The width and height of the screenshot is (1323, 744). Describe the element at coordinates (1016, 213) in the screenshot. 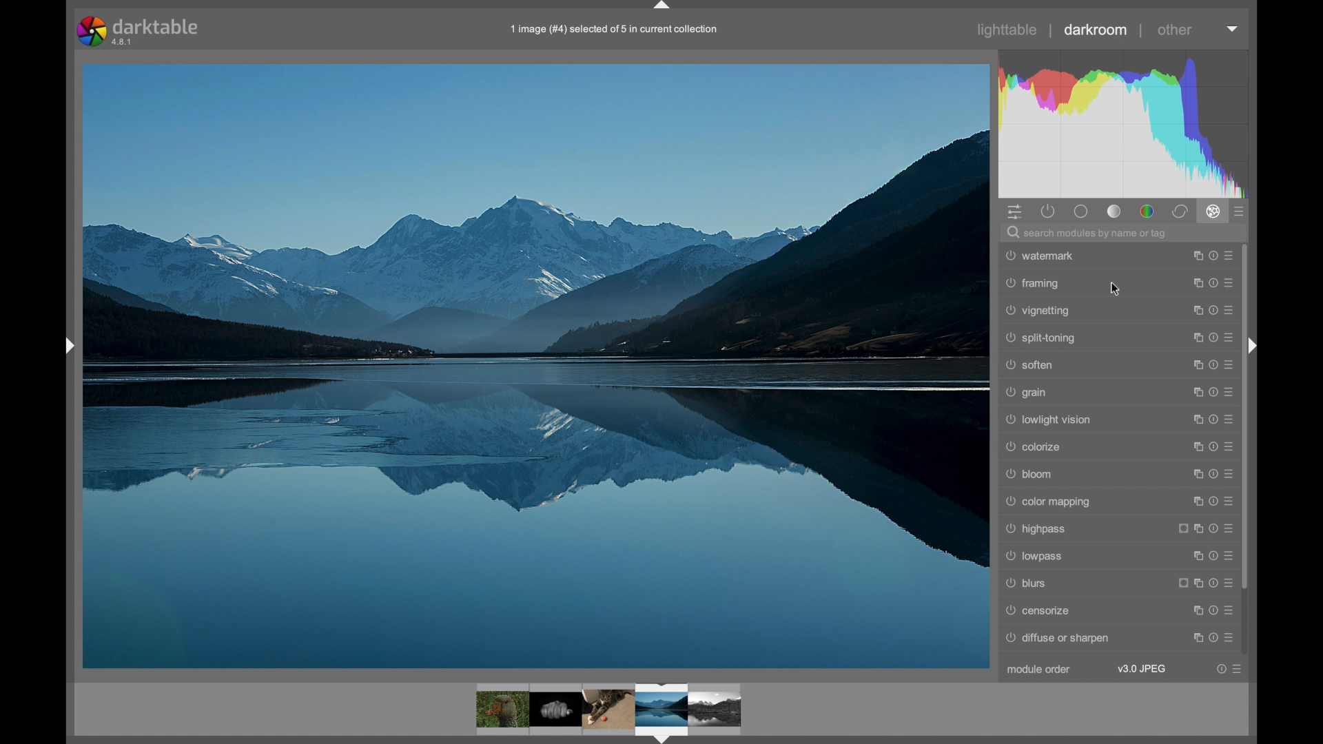

I see `quick access panel` at that location.